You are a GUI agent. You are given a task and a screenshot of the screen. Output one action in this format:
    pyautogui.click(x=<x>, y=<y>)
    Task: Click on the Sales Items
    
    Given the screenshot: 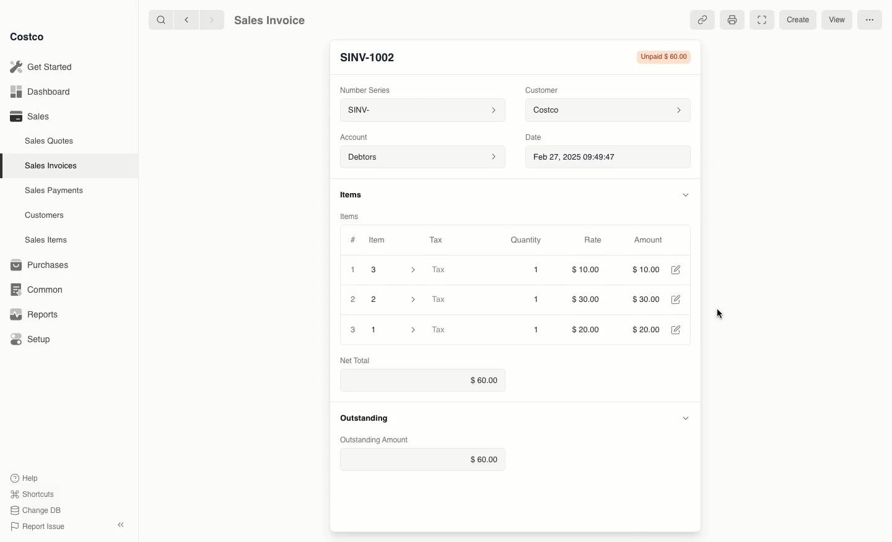 What is the action you would take?
    pyautogui.click(x=48, y=239)
    